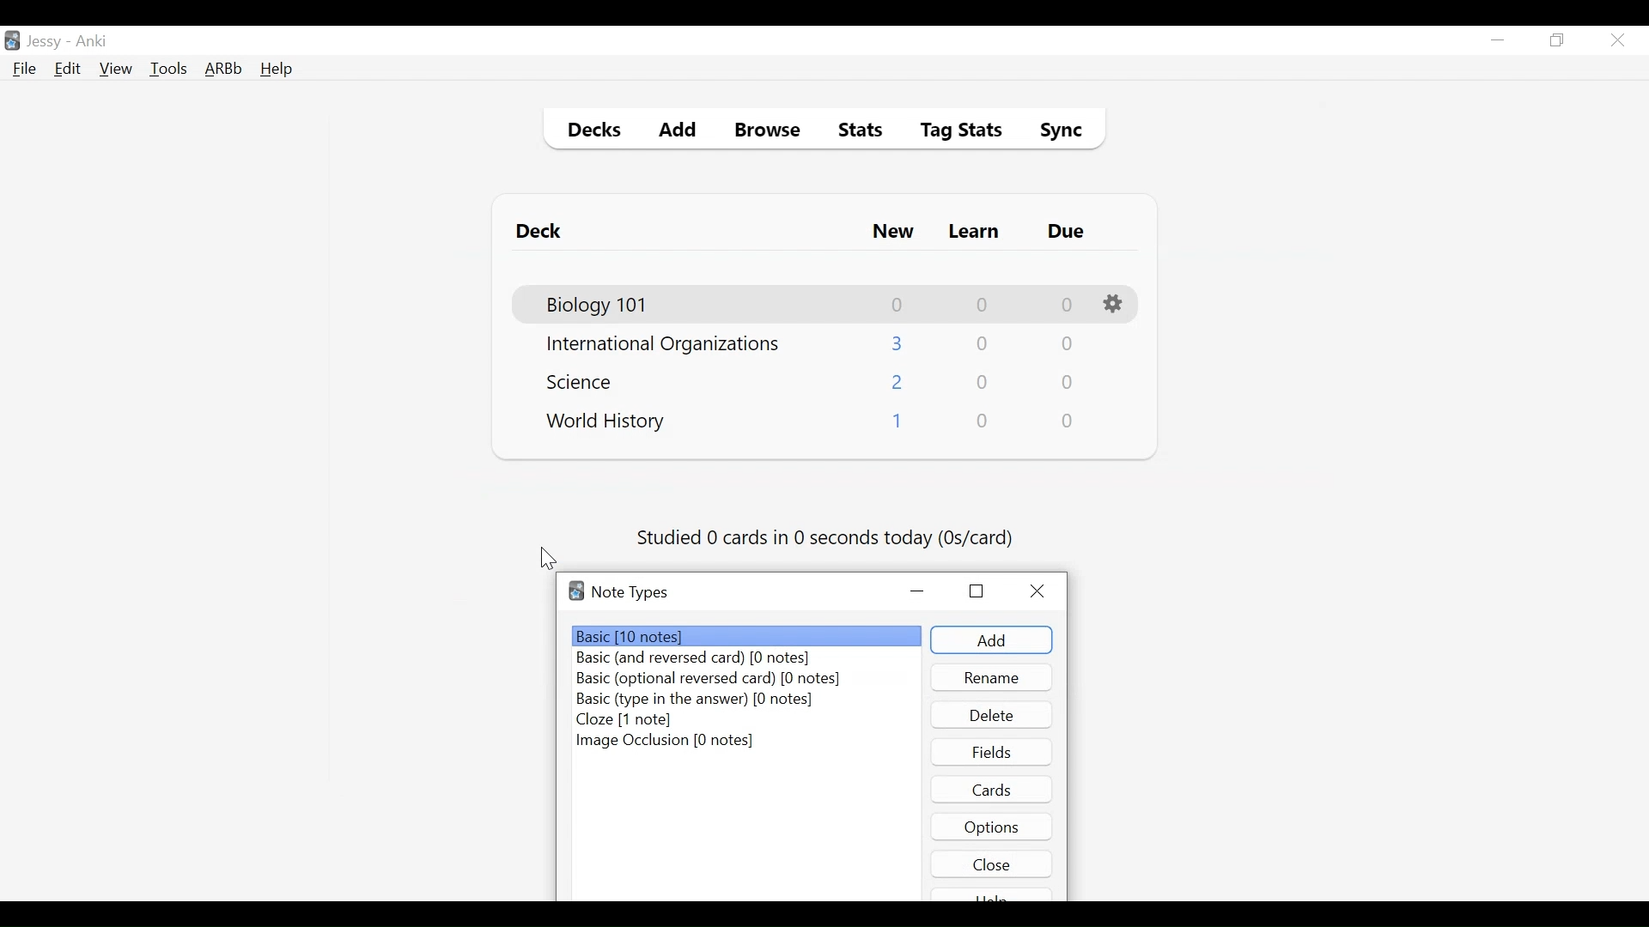 Image resolution: width=1649 pixels, height=927 pixels. What do you see at coordinates (919, 592) in the screenshot?
I see `minimize` at bounding box center [919, 592].